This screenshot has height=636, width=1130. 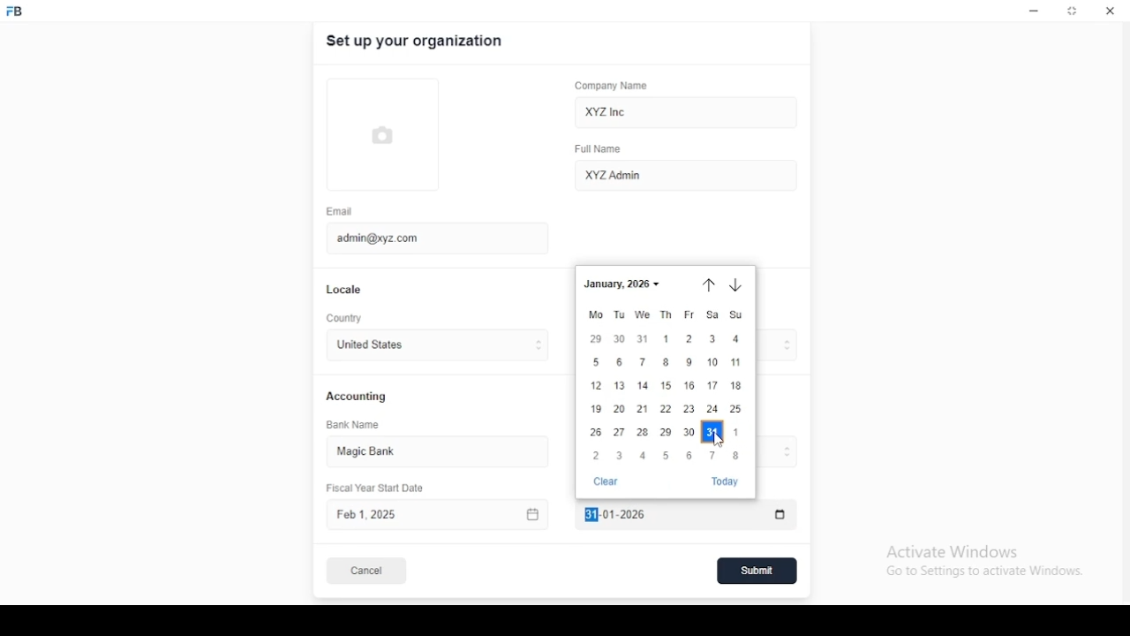 I want to click on sa, so click(x=712, y=314).